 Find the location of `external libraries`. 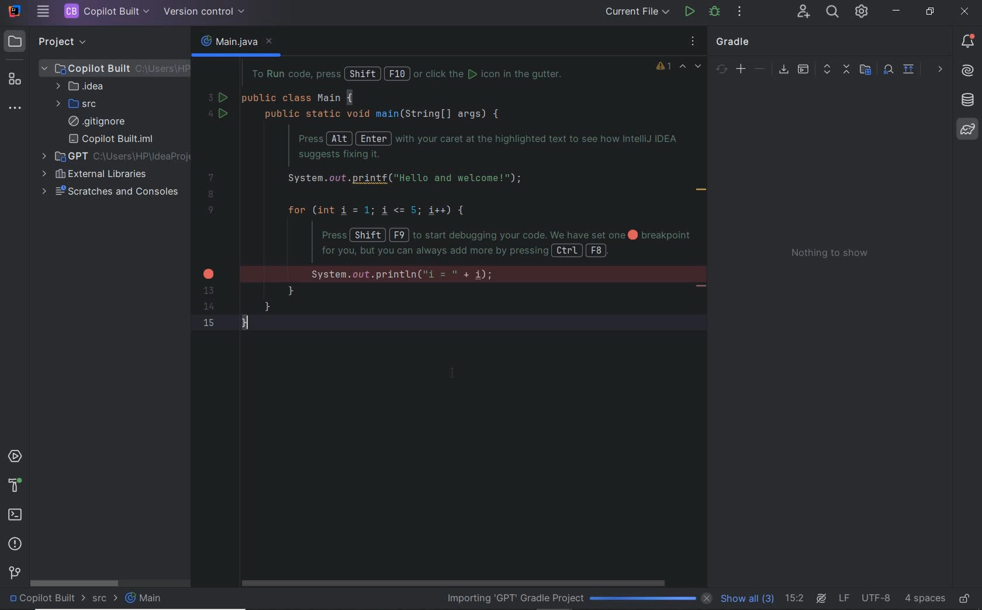

external libraries is located at coordinates (97, 175).